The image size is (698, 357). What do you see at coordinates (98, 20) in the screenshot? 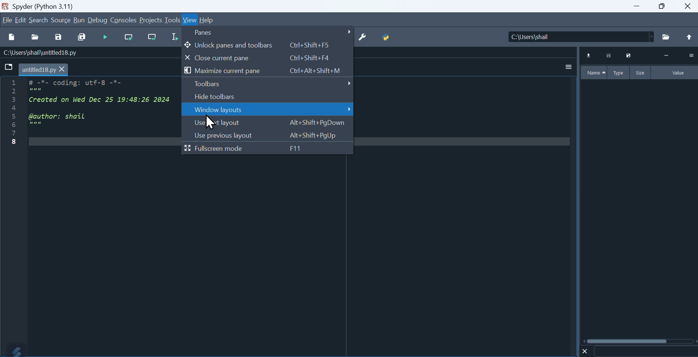
I see `Debug` at bounding box center [98, 20].